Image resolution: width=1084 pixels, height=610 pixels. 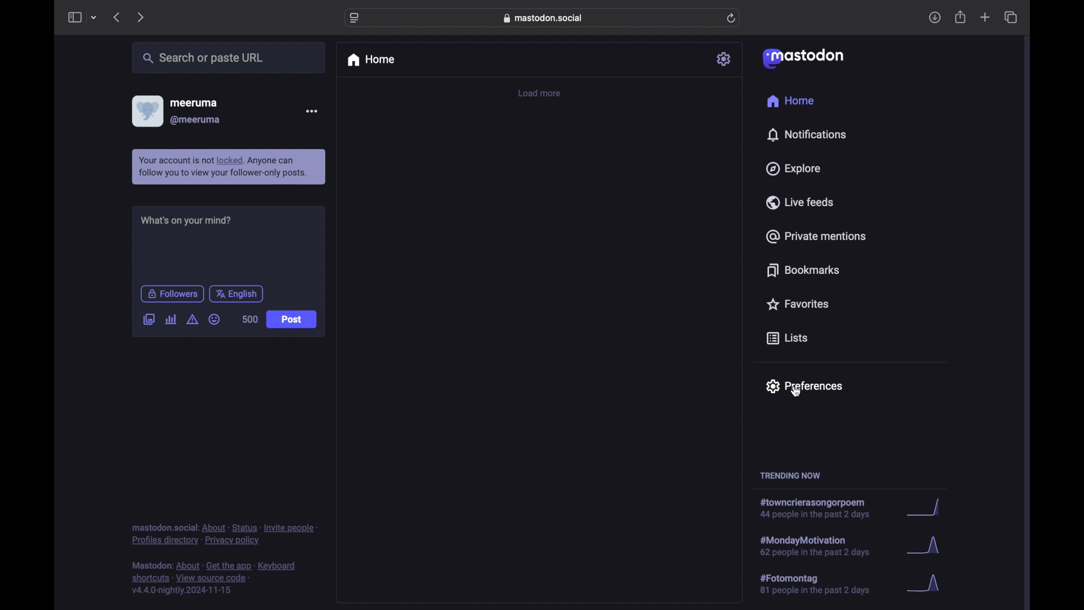 I want to click on hashtag trend, so click(x=851, y=583).